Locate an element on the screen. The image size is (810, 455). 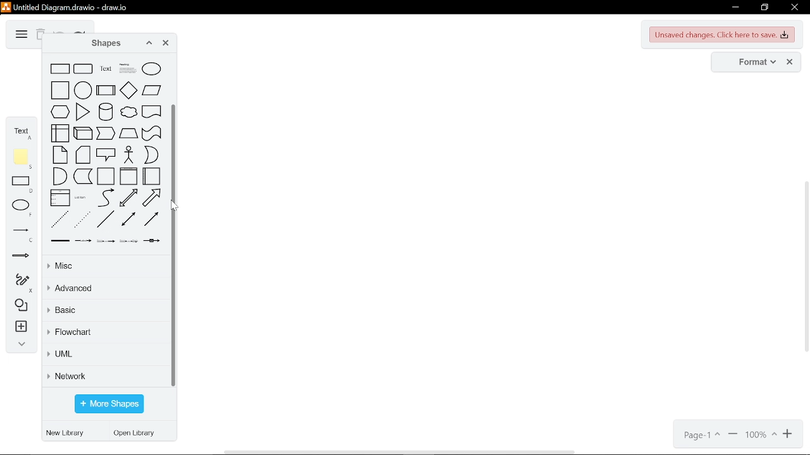
Basic is located at coordinates (104, 312).